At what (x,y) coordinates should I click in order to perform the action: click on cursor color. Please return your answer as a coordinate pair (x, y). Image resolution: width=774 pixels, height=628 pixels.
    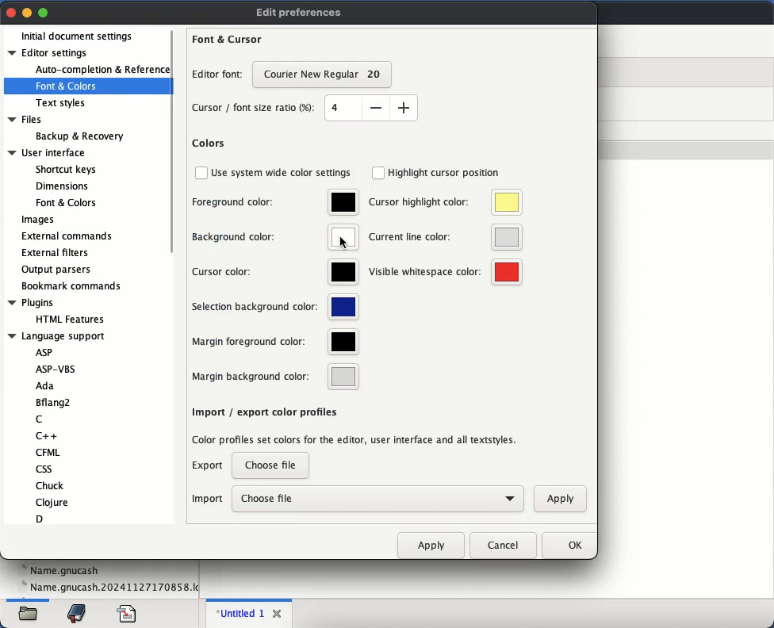
    Looking at the image, I should click on (276, 273).